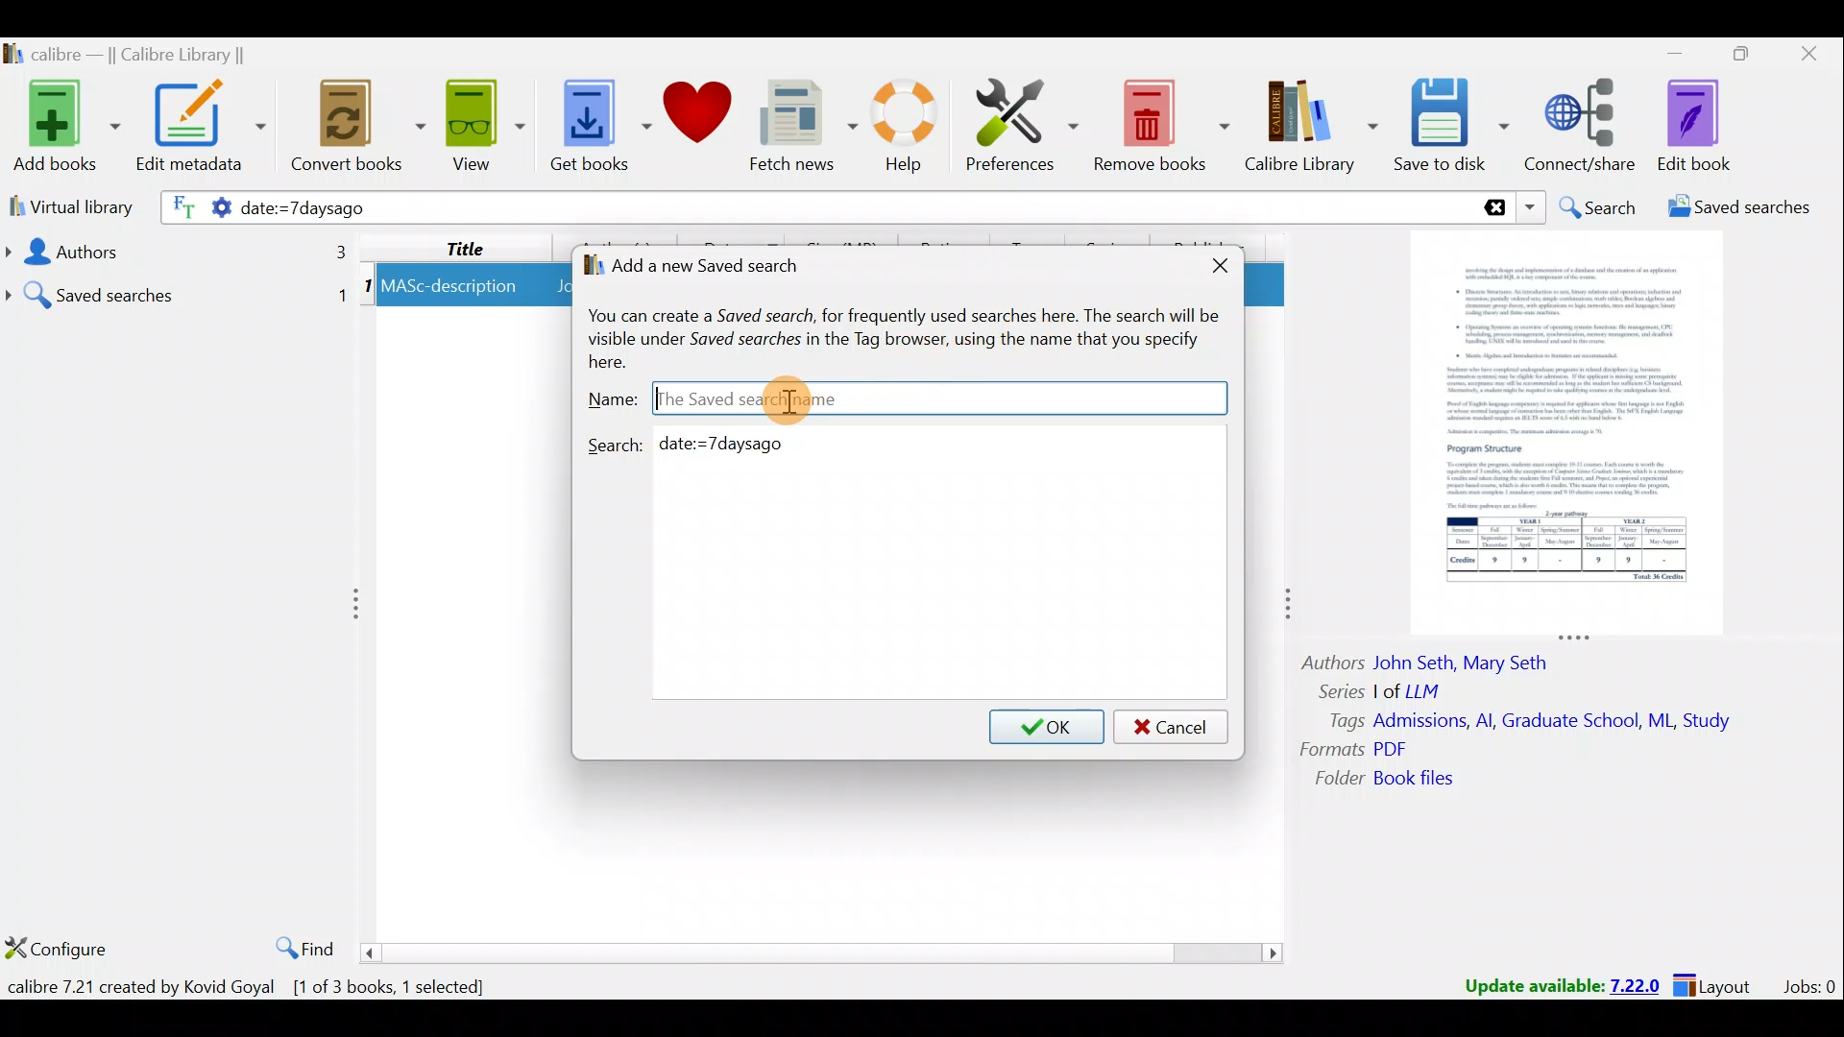 This screenshot has width=1844, height=1037. Describe the element at coordinates (1718, 983) in the screenshot. I see `Layout` at that location.